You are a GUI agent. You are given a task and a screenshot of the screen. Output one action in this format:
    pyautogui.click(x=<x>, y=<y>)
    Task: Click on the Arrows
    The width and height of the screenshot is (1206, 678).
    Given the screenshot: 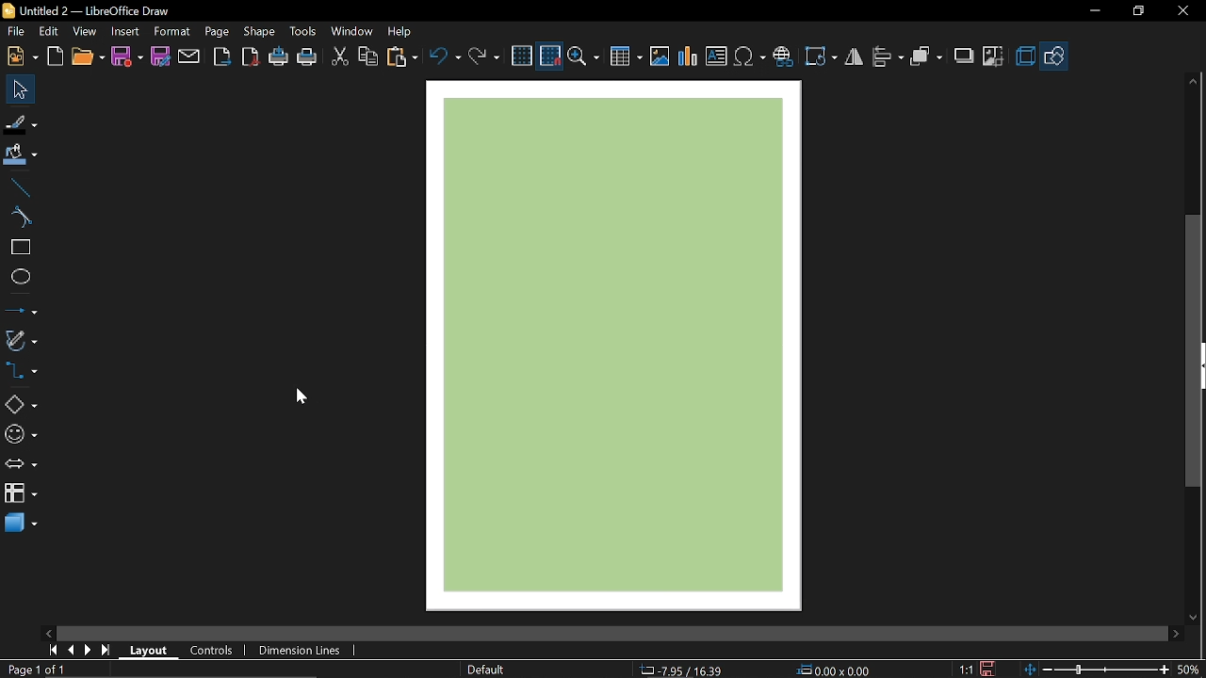 What is the action you would take?
    pyautogui.click(x=21, y=463)
    